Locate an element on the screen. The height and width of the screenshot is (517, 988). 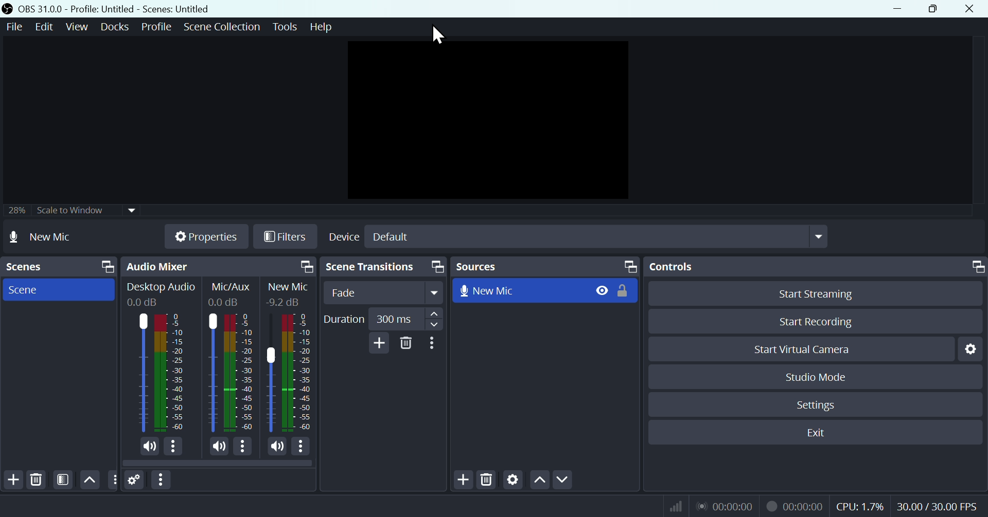
Studio mode is located at coordinates (817, 377).